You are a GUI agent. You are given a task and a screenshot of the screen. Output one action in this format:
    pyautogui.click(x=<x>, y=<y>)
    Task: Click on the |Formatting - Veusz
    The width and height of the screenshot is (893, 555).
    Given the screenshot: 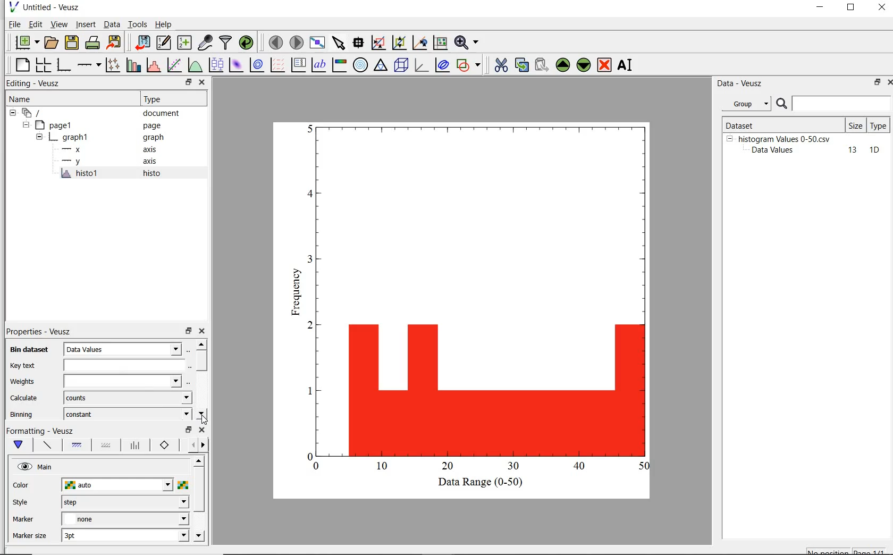 What is the action you would take?
    pyautogui.click(x=41, y=430)
    